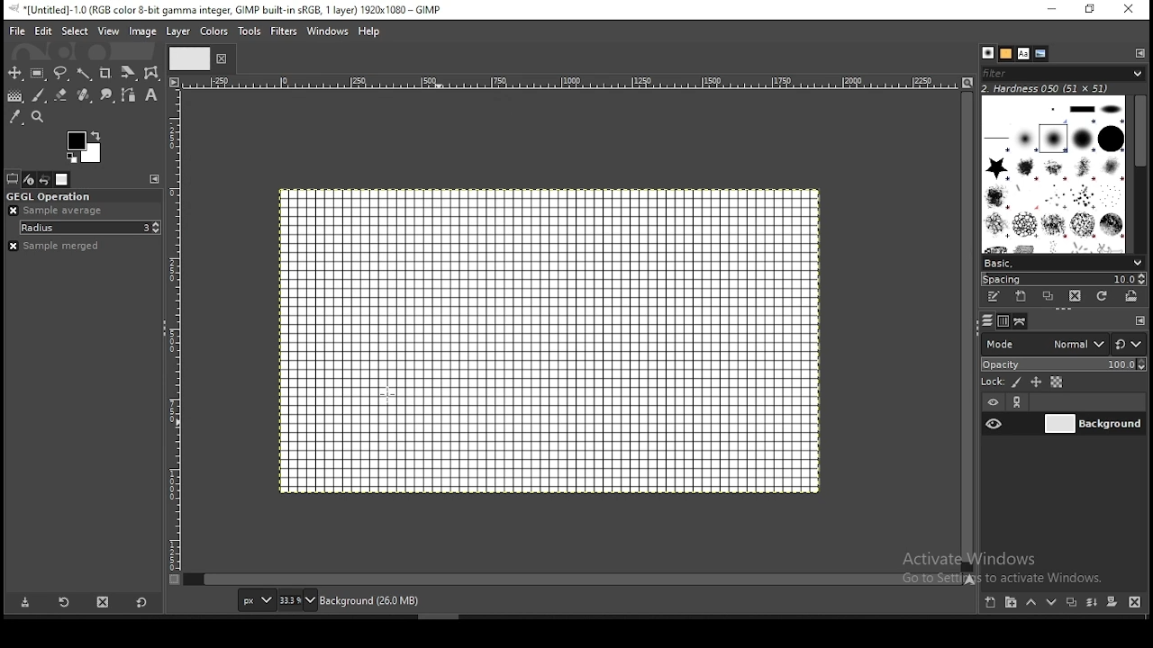  Describe the element at coordinates (1071, 605) in the screenshot. I see `duplicate layer` at that location.